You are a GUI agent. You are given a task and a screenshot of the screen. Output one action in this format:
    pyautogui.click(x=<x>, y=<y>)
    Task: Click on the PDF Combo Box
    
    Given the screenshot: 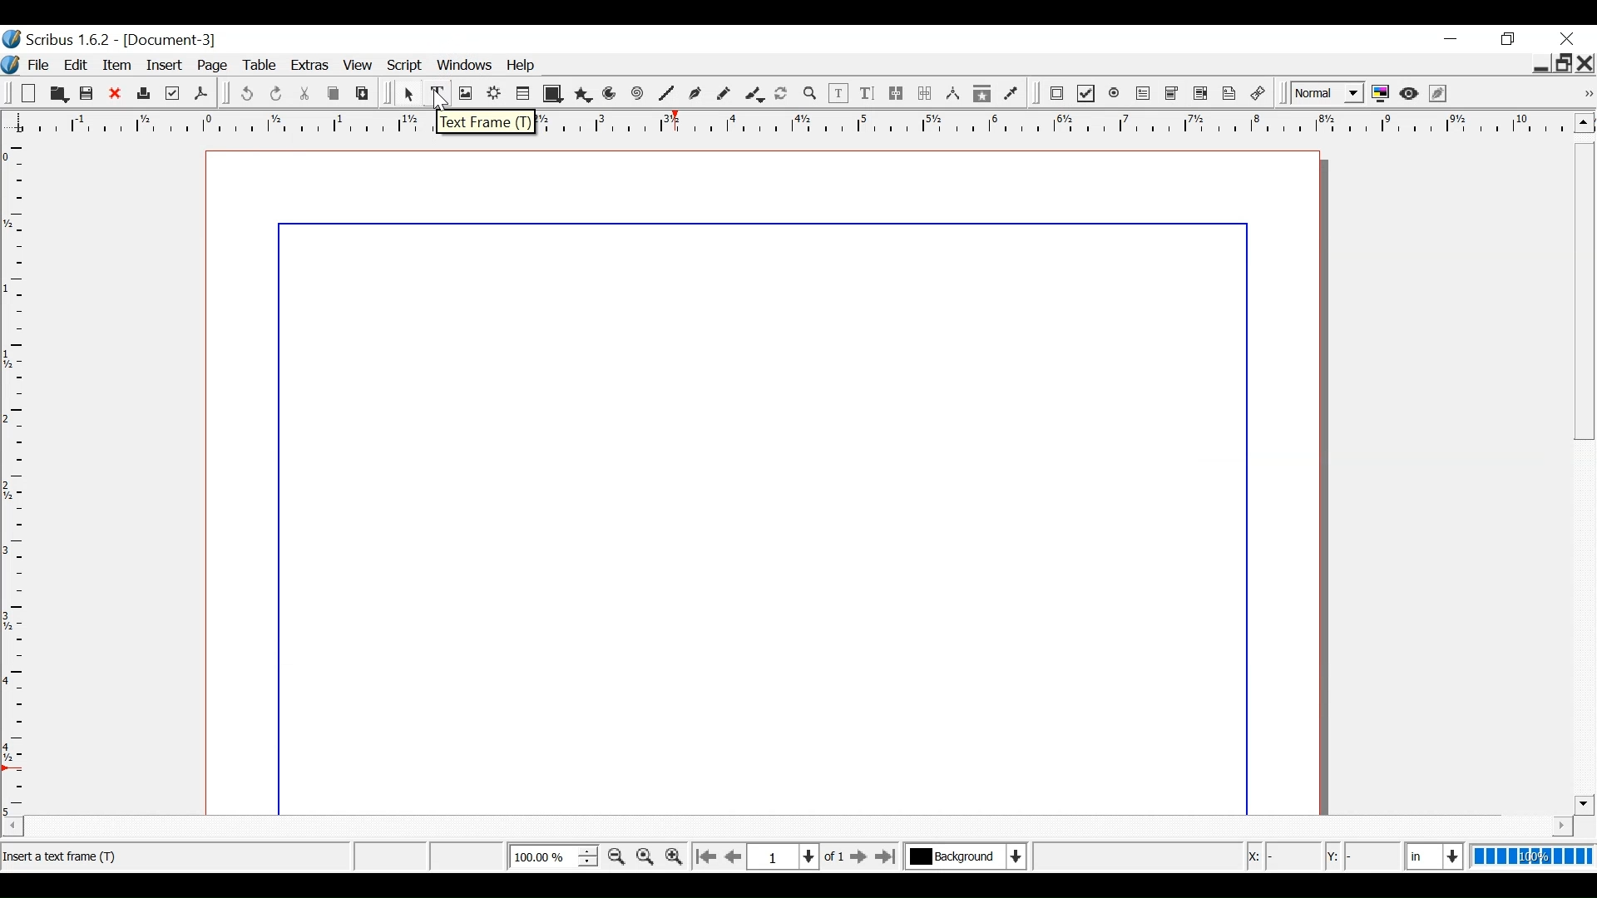 What is the action you would take?
    pyautogui.click(x=1174, y=94)
    